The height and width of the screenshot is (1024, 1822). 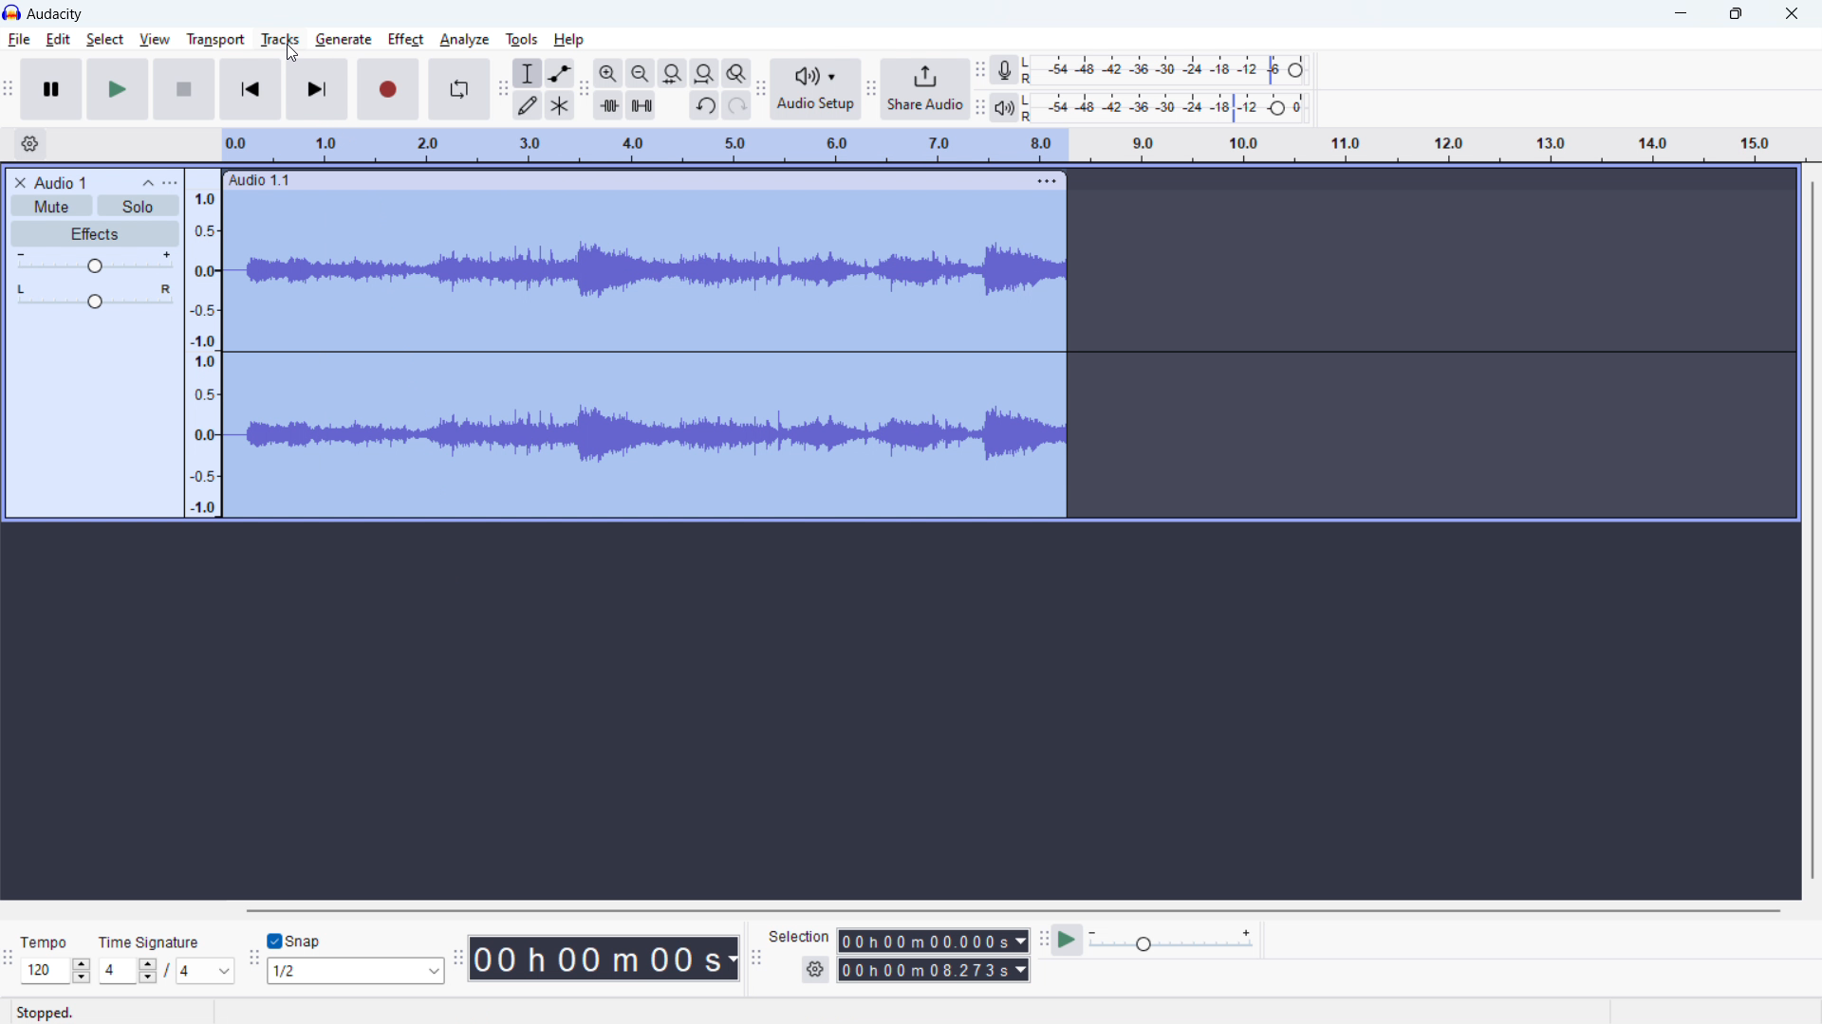 I want to click on view, so click(x=154, y=39).